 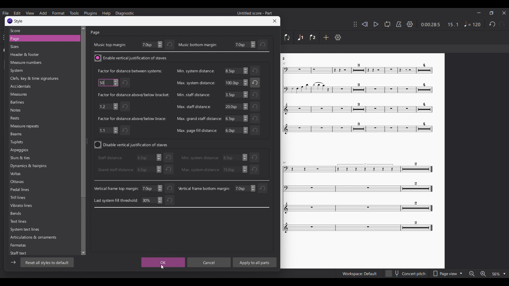 I want to click on Cancel, so click(x=209, y=262).